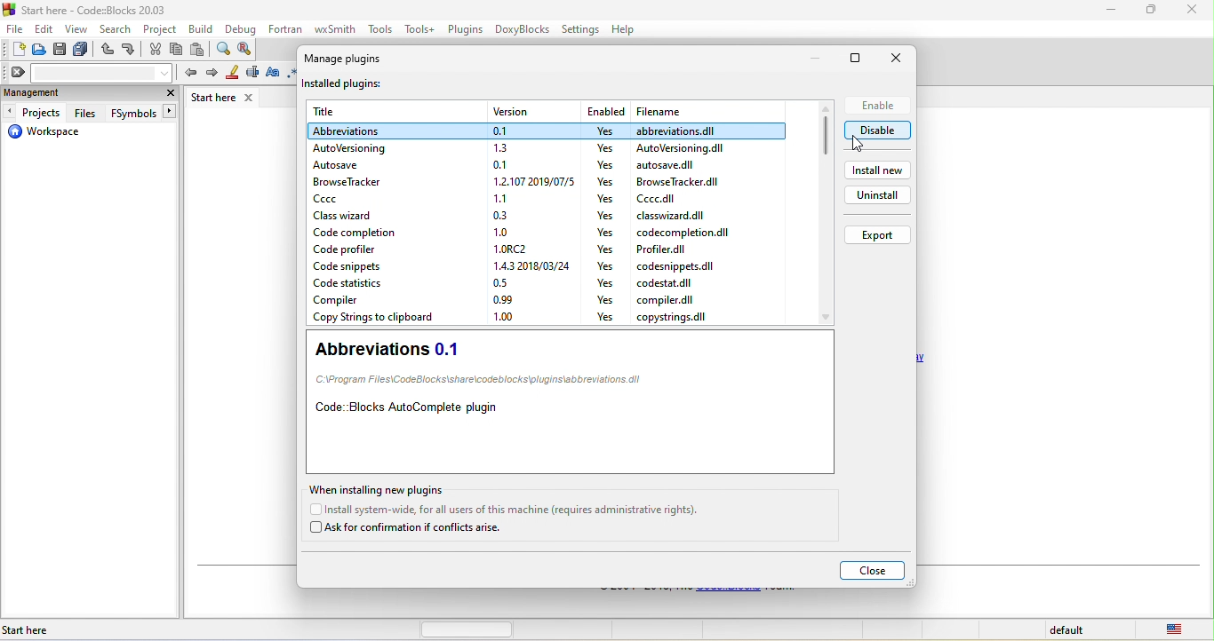 This screenshot has height=641, width=1214. Describe the element at coordinates (353, 249) in the screenshot. I see `code profiler` at that location.